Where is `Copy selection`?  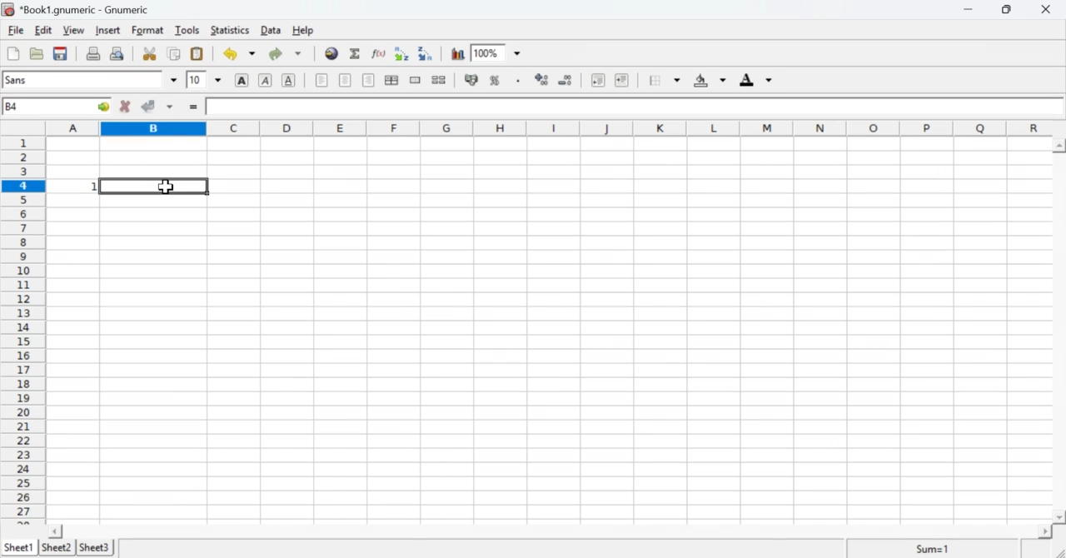 Copy selection is located at coordinates (174, 52).